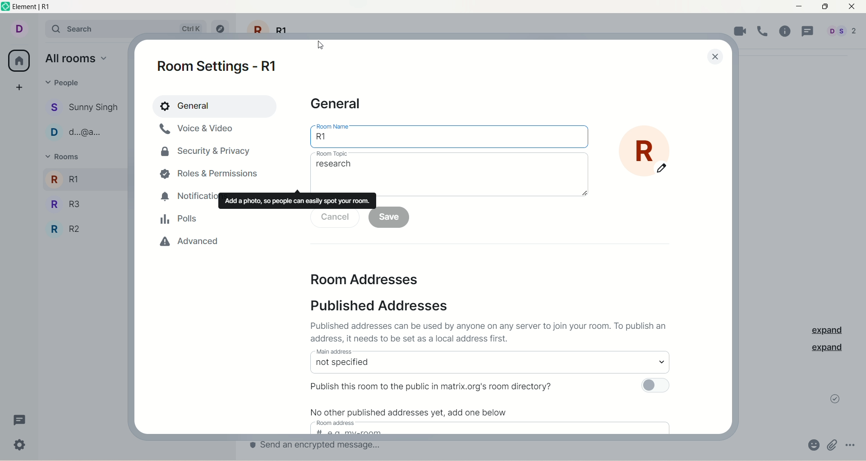 This screenshot has height=461, width=866. What do you see at coordinates (337, 106) in the screenshot?
I see `general` at bounding box center [337, 106].